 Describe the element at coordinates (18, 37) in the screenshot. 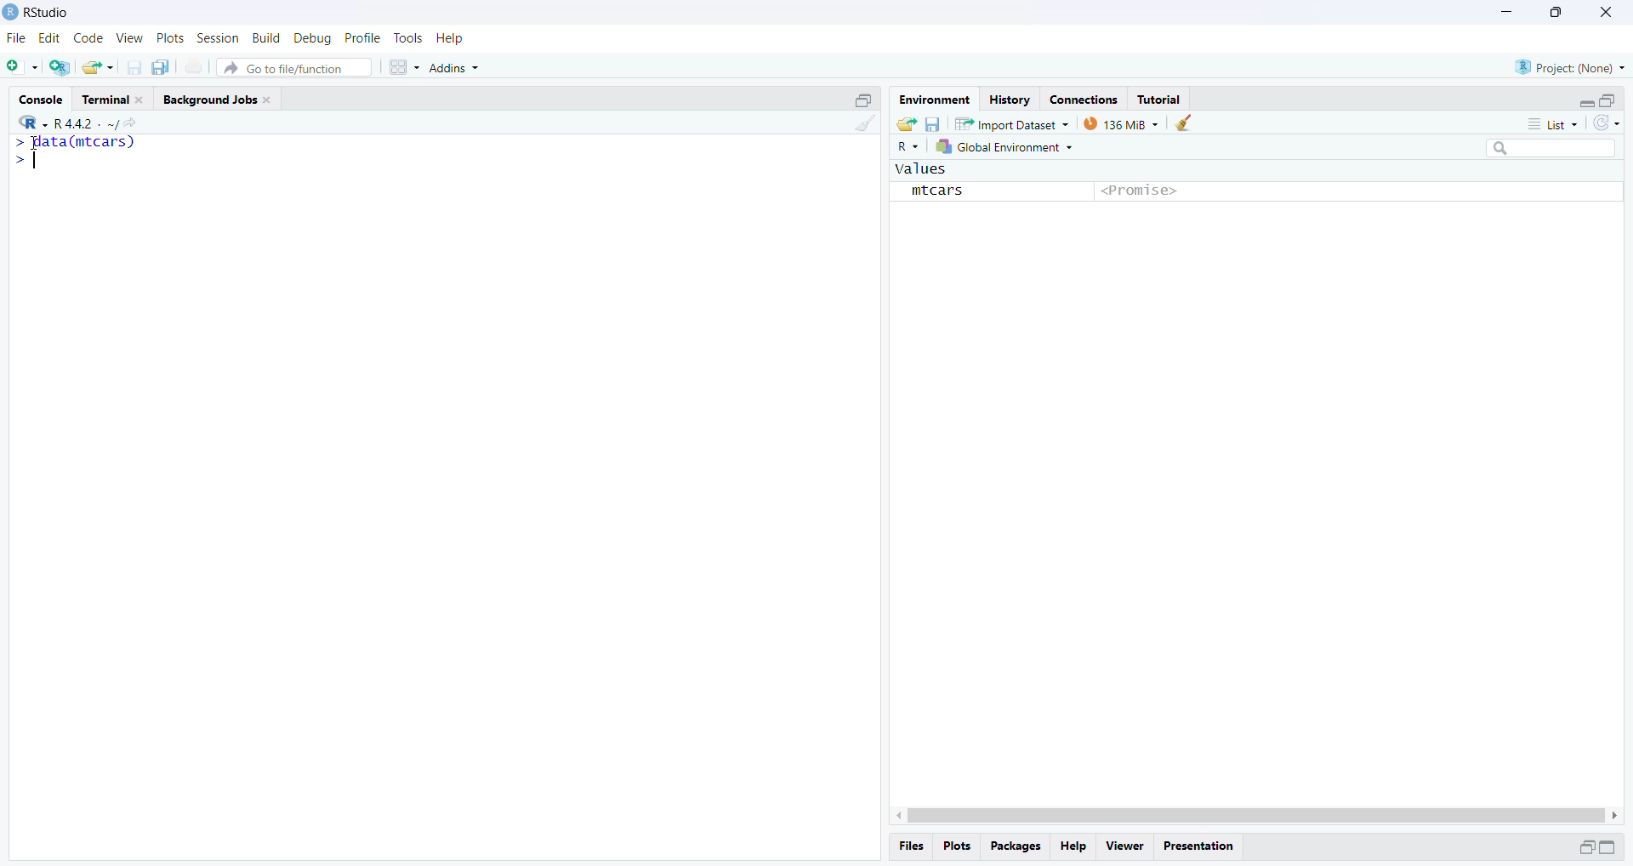

I see `File` at that location.